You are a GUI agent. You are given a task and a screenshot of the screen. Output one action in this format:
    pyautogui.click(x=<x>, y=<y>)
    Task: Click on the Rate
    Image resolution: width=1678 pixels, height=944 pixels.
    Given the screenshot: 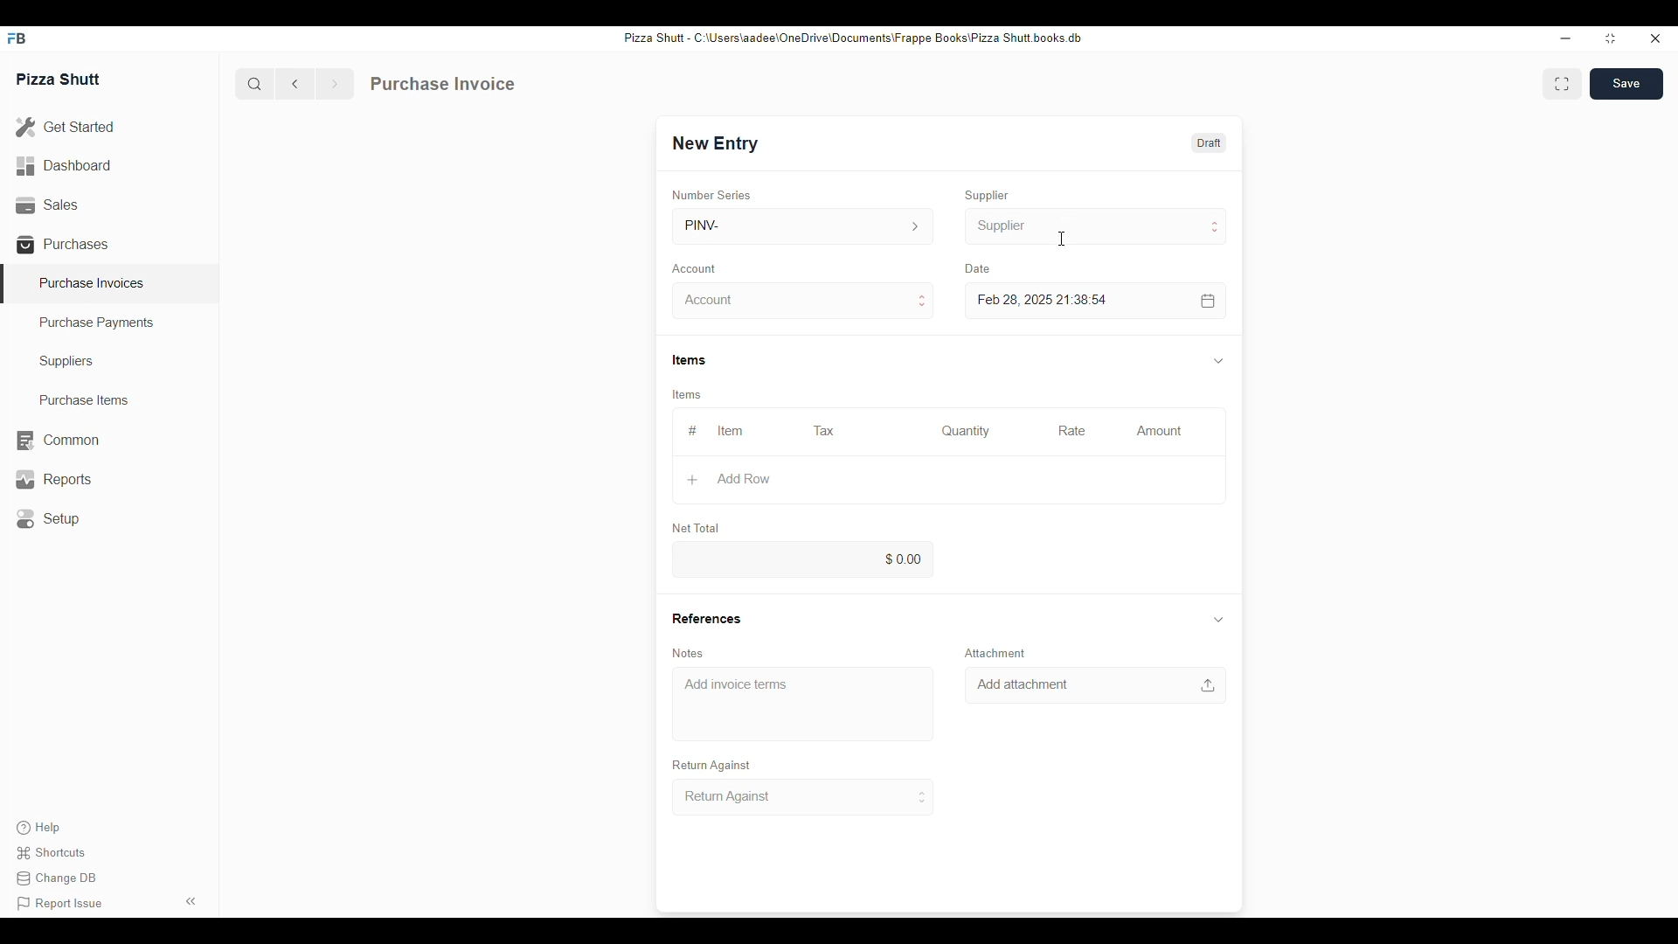 What is the action you would take?
    pyautogui.click(x=1071, y=429)
    